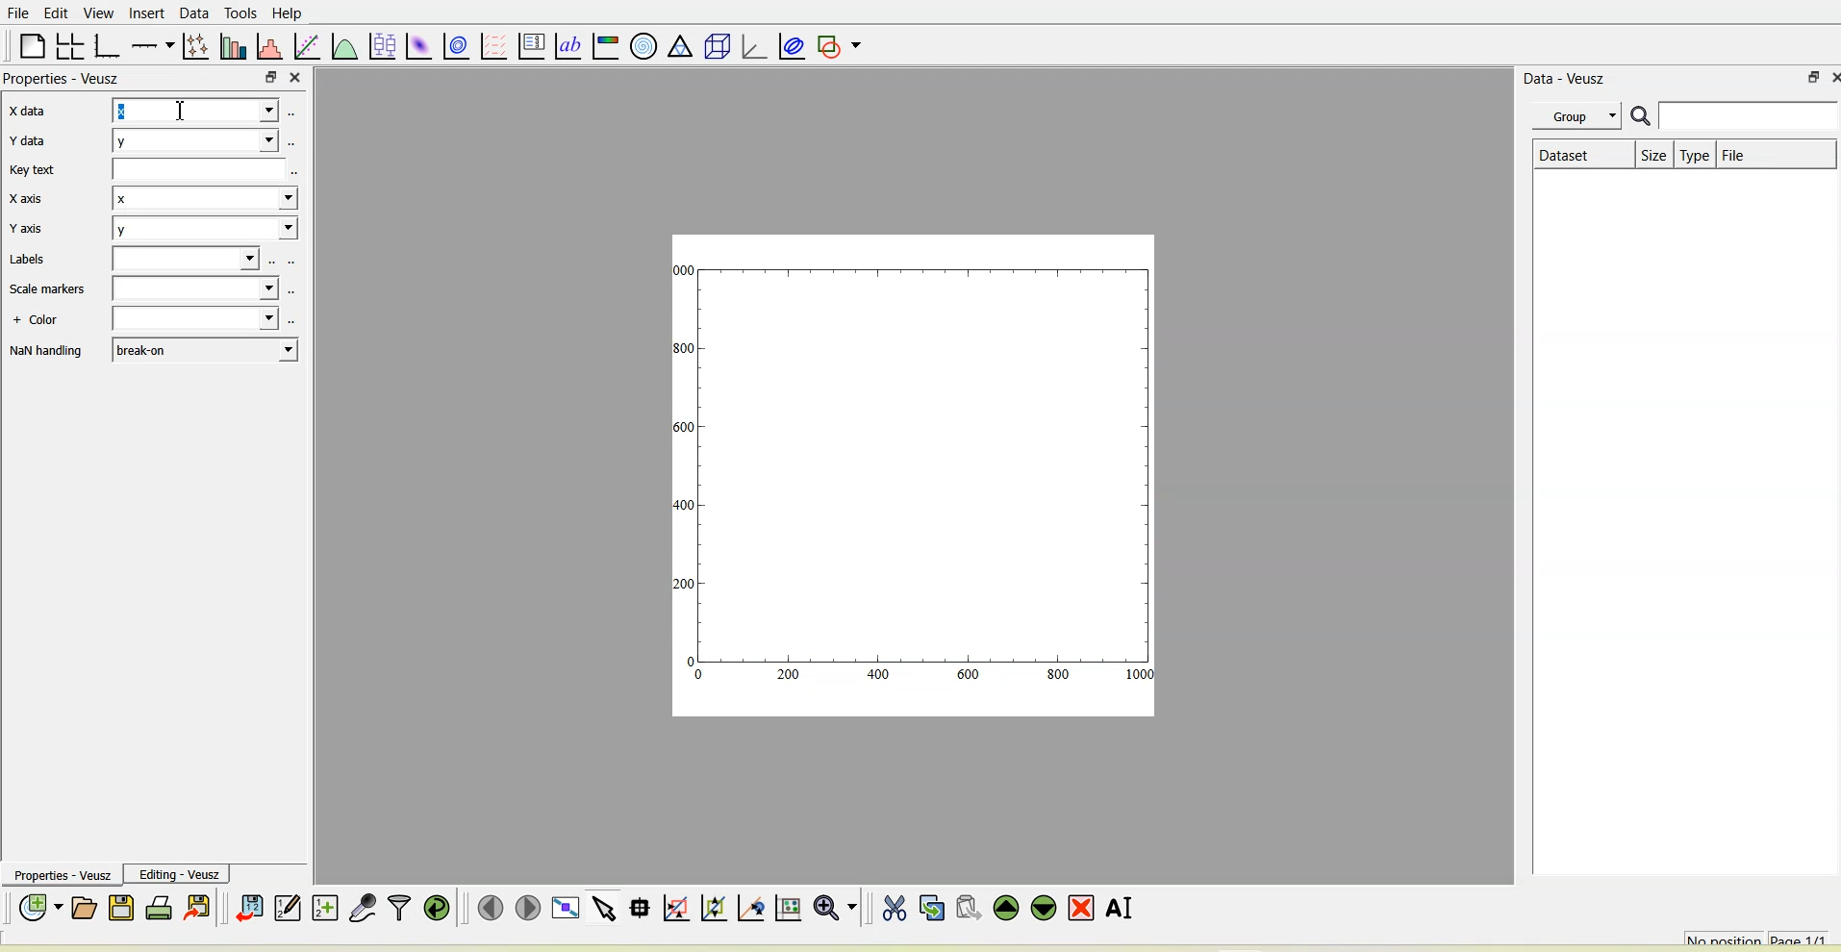 This screenshot has width=1841, height=952. What do you see at coordinates (28, 259) in the screenshot?
I see `Labels` at bounding box center [28, 259].